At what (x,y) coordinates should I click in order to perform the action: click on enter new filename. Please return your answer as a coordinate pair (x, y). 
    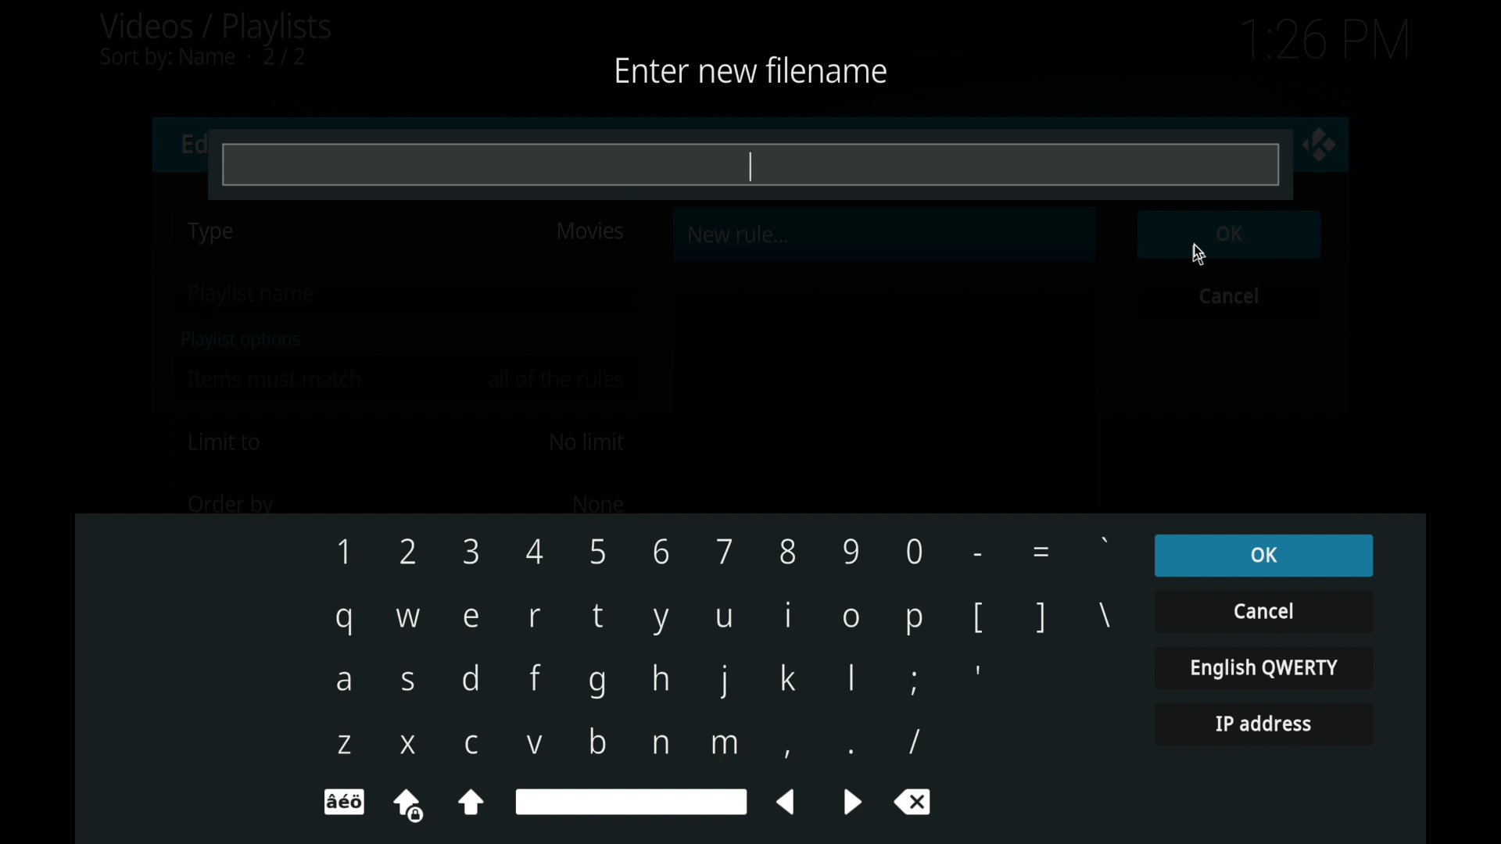
    Looking at the image, I should click on (747, 69).